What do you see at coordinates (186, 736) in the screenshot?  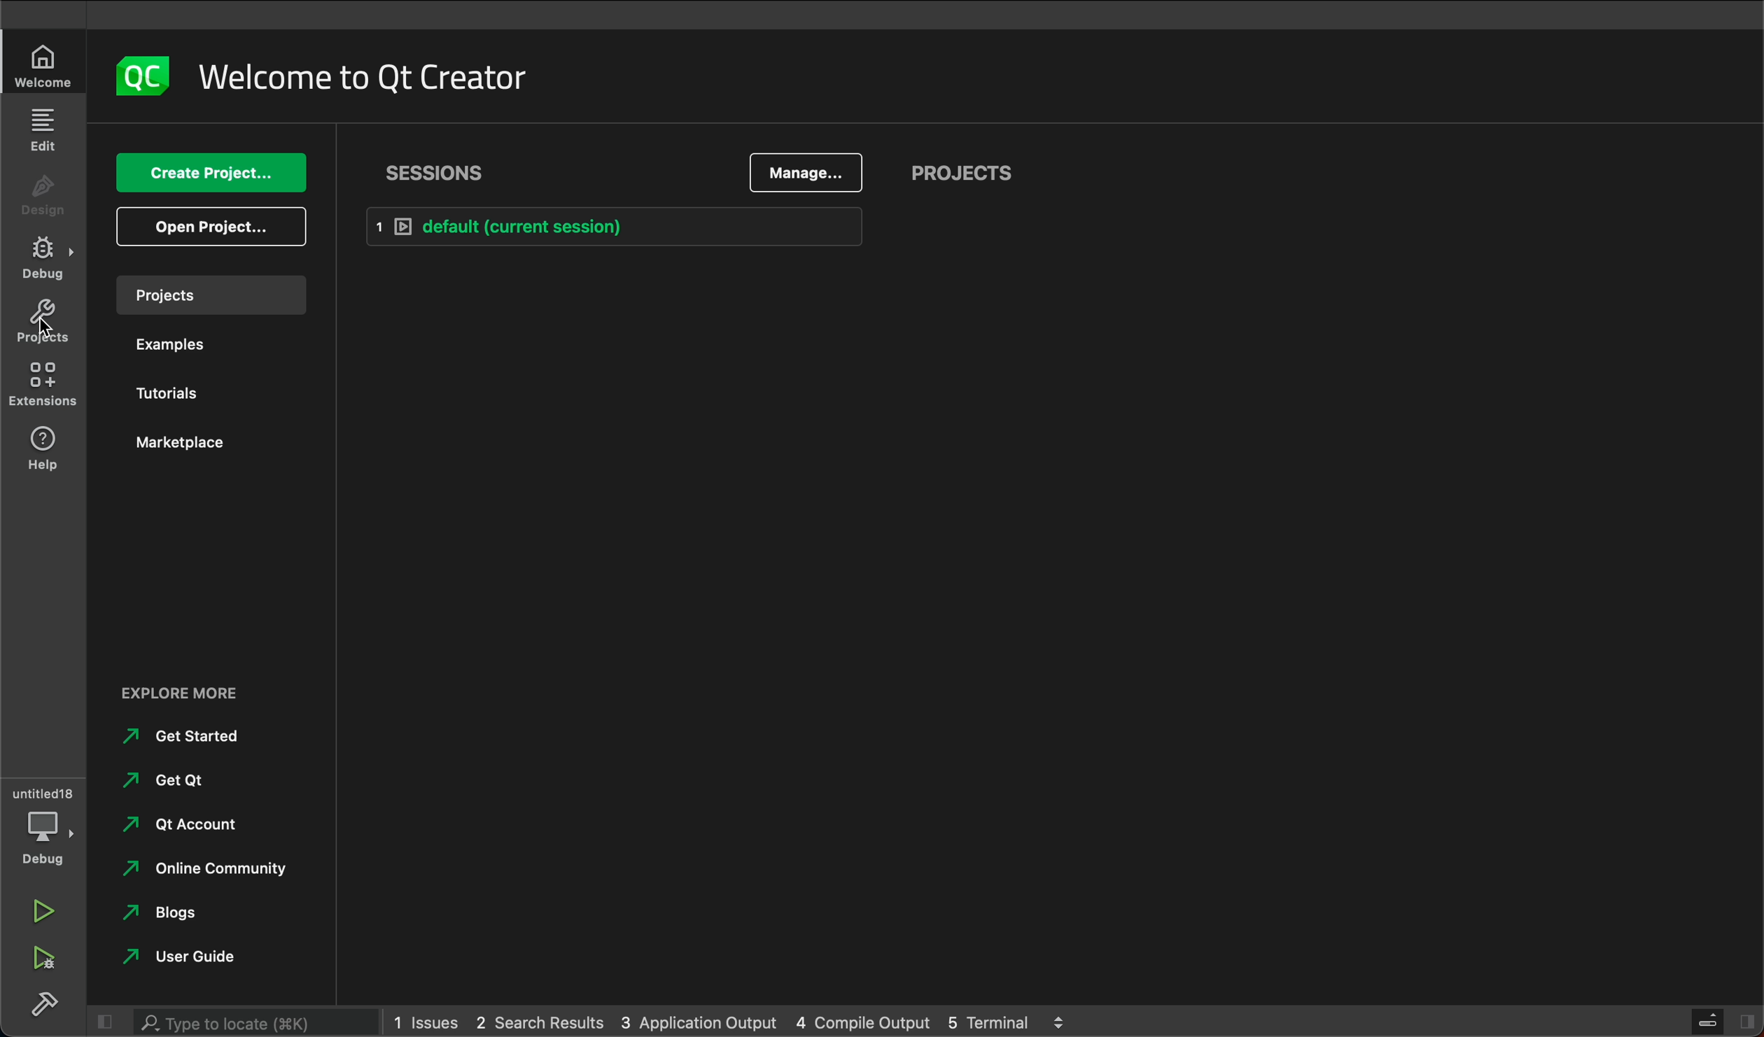 I see `Get Started` at bounding box center [186, 736].